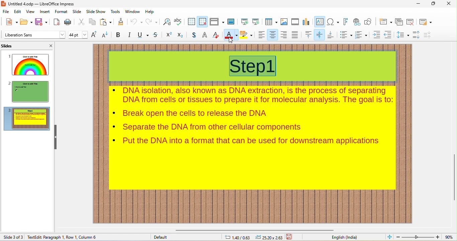 This screenshot has width=457, height=241. What do you see at coordinates (362, 35) in the screenshot?
I see `numbered` at bounding box center [362, 35].